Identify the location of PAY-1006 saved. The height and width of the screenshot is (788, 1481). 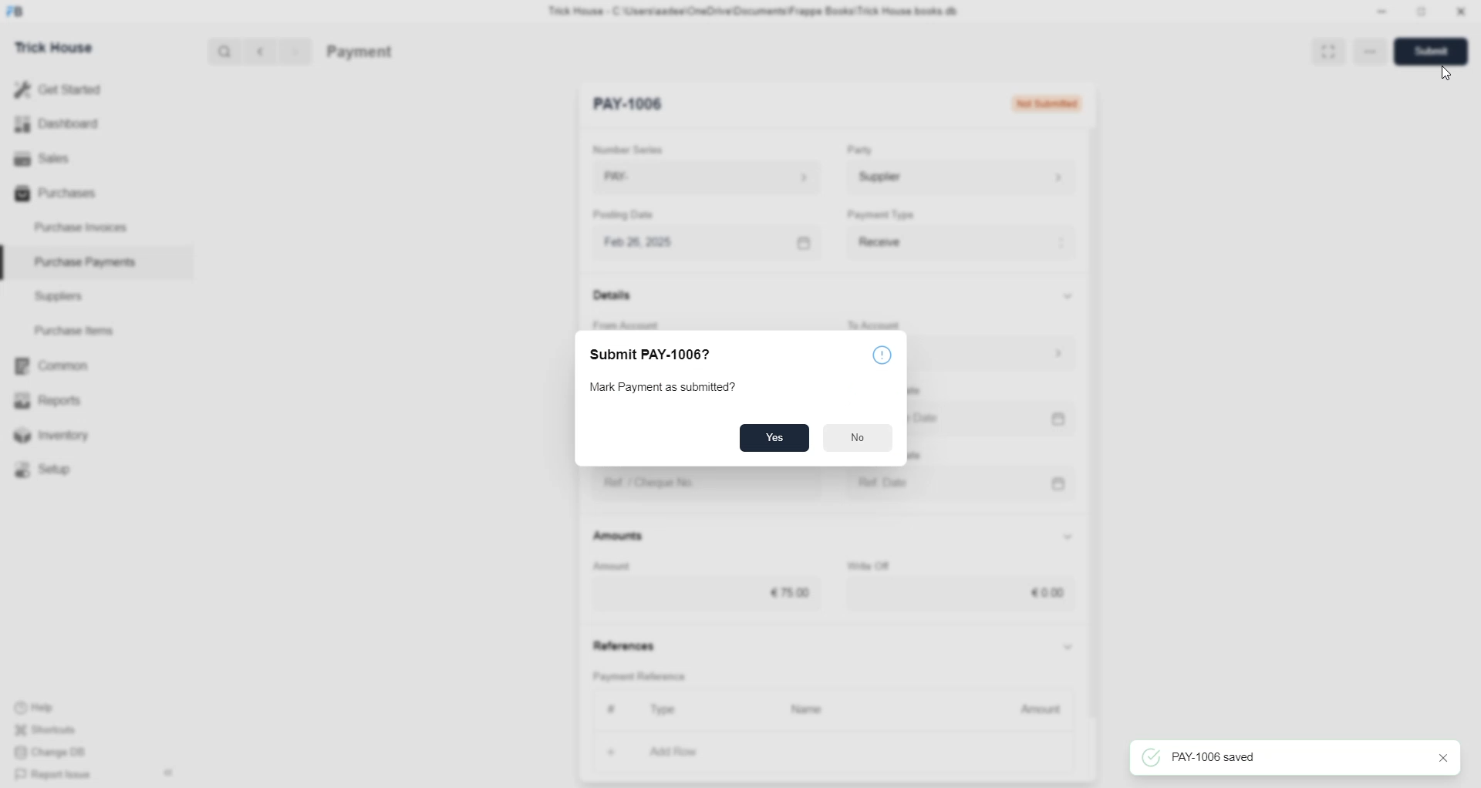
(1213, 758).